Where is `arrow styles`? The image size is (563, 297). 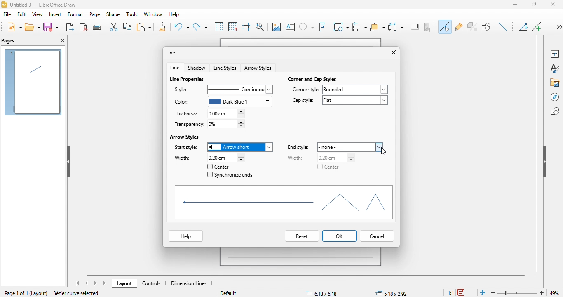
arrow styles is located at coordinates (186, 136).